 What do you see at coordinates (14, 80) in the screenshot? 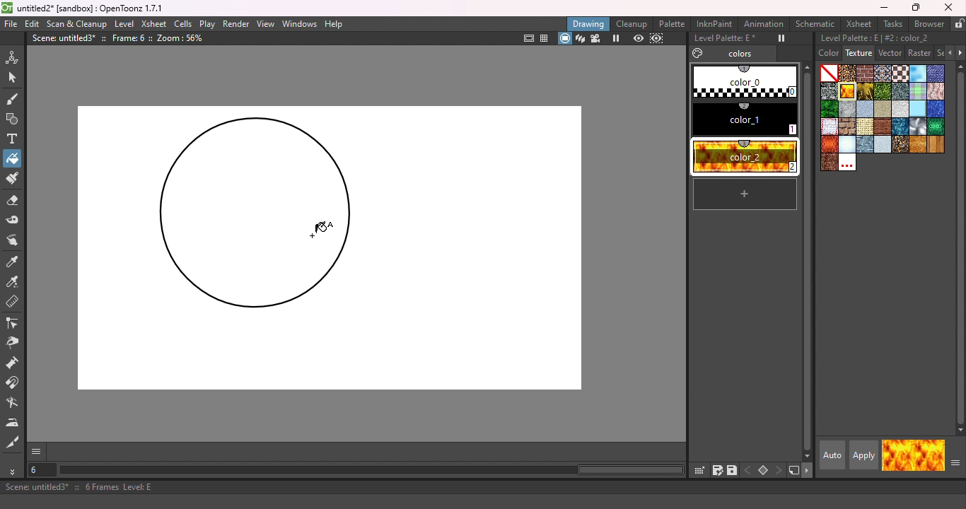
I see `Selection tool` at bounding box center [14, 80].